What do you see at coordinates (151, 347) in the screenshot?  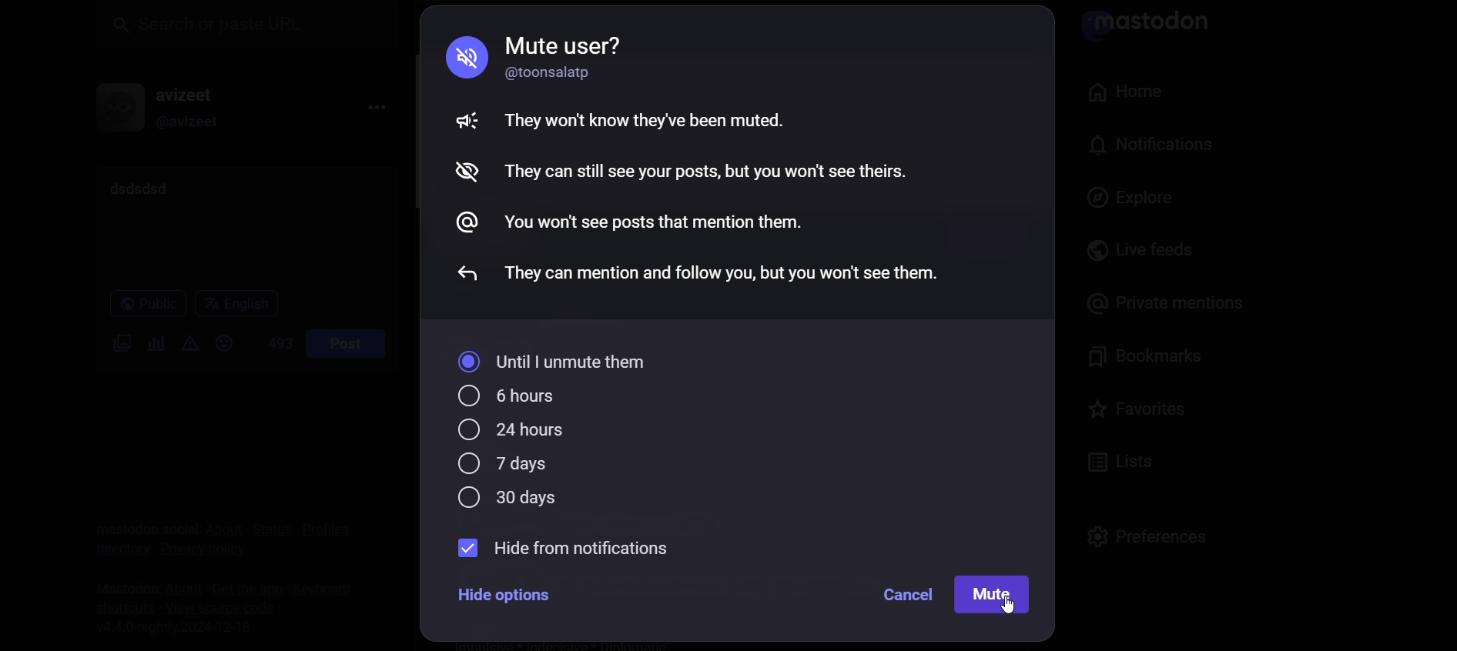 I see `add a poll` at bounding box center [151, 347].